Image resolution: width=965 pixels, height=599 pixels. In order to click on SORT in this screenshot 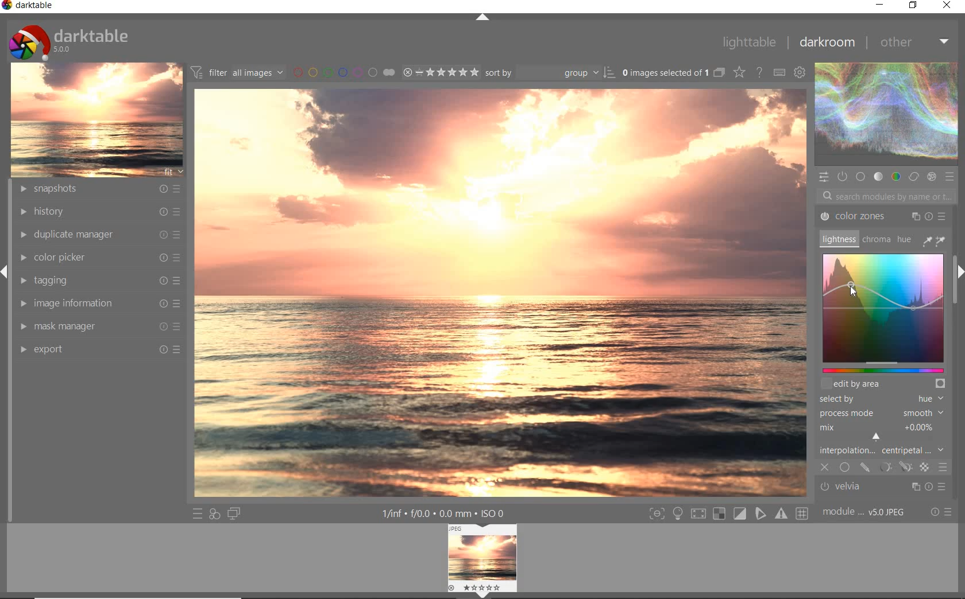, I will do `click(549, 73)`.